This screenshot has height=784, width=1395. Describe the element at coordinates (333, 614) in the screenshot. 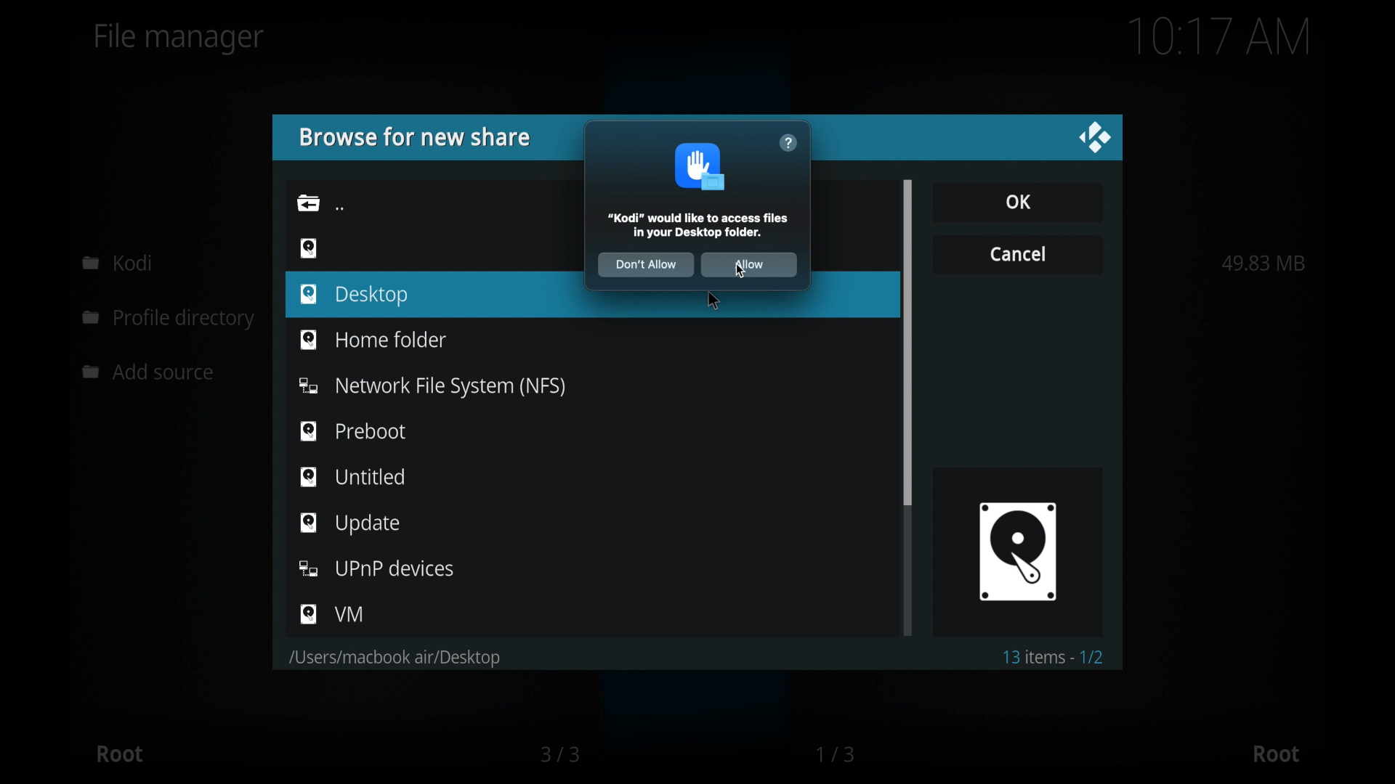

I see `VM` at that location.